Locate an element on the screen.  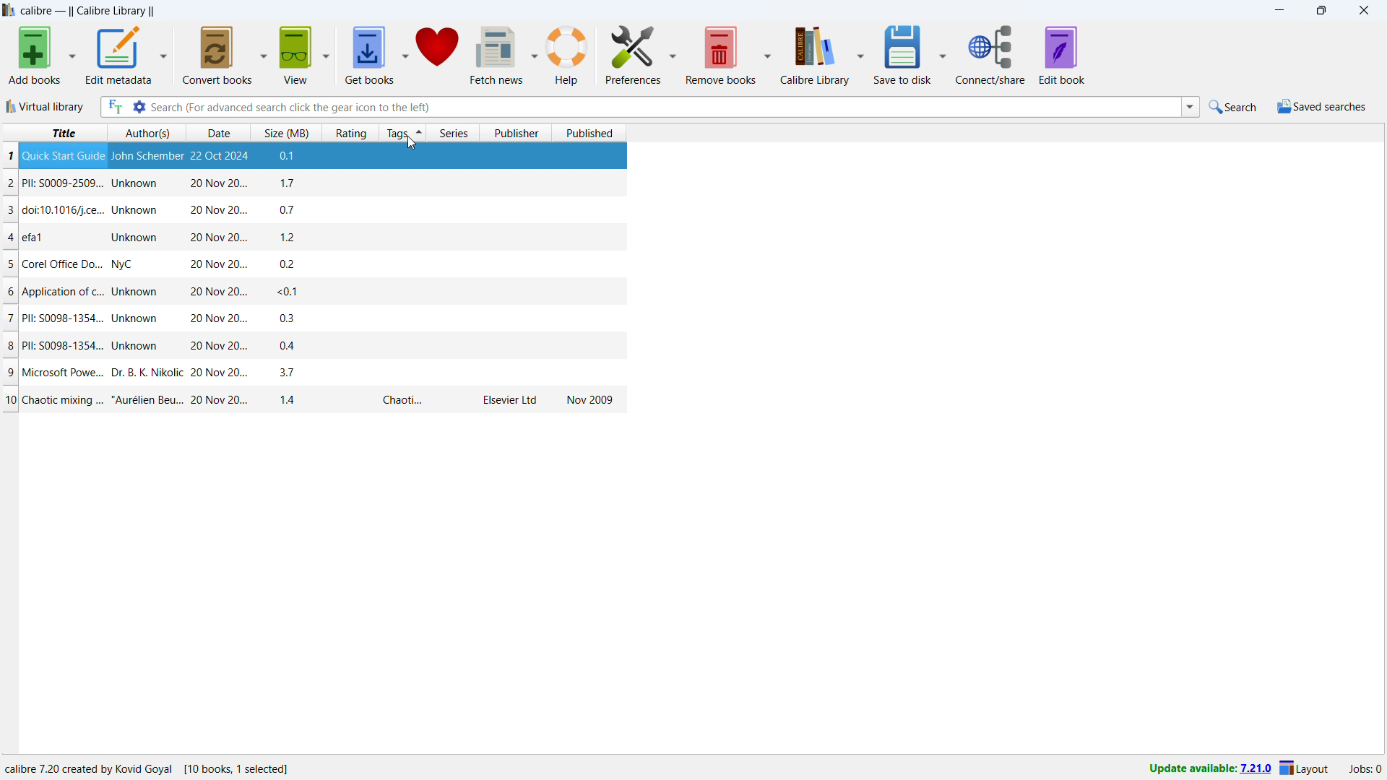
connect/share is located at coordinates (991, 55).